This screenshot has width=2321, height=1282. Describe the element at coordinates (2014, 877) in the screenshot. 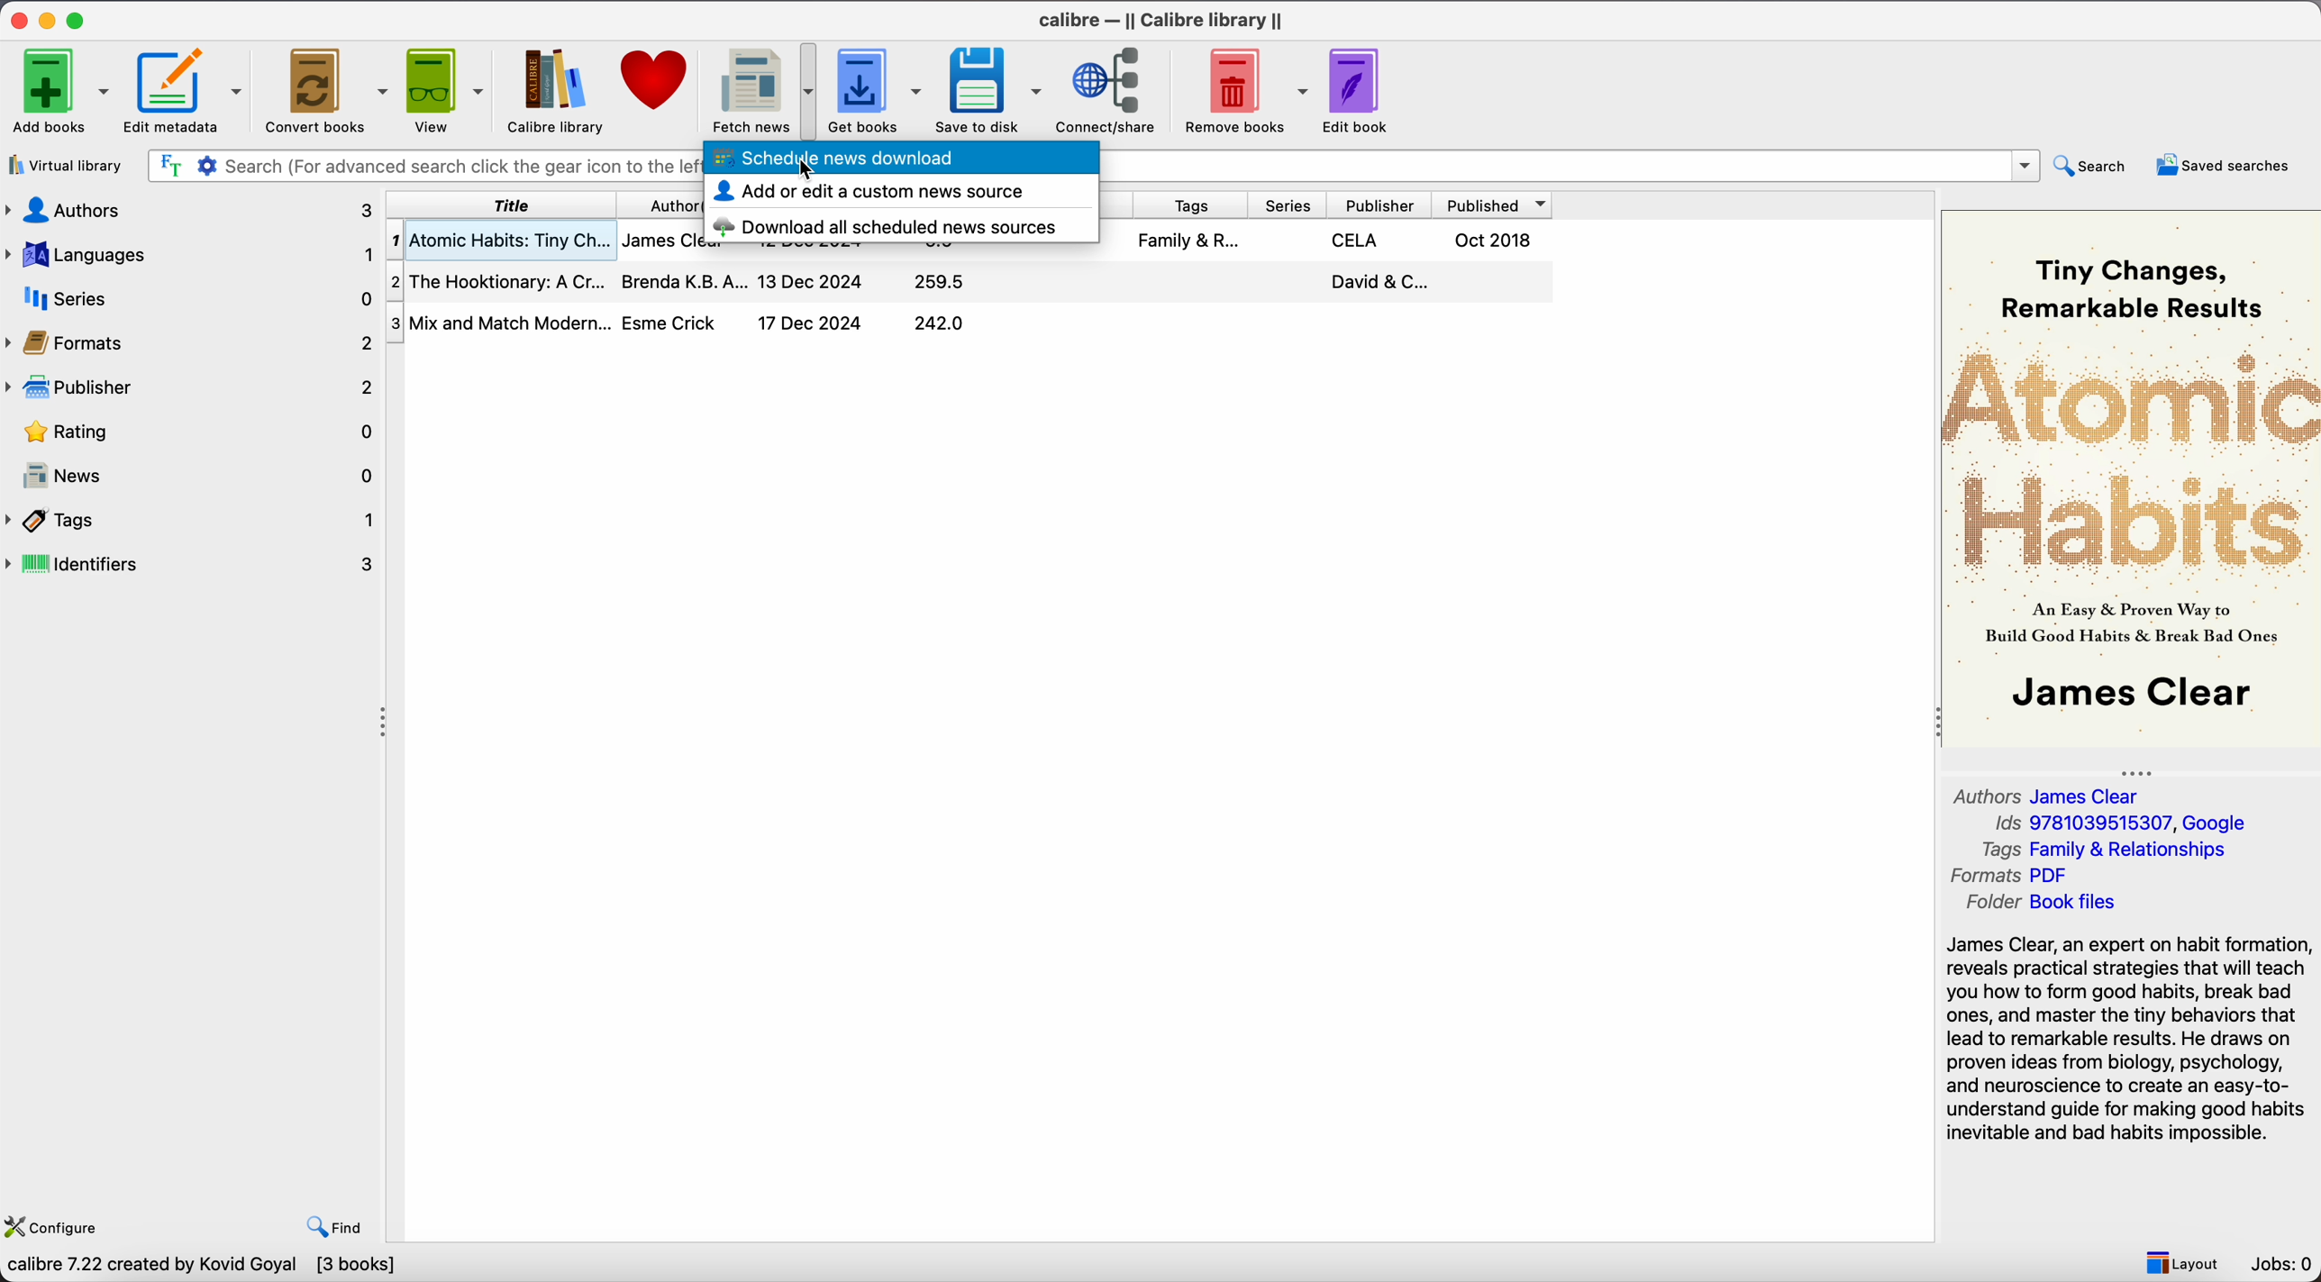

I see `Formats Pdf` at that location.